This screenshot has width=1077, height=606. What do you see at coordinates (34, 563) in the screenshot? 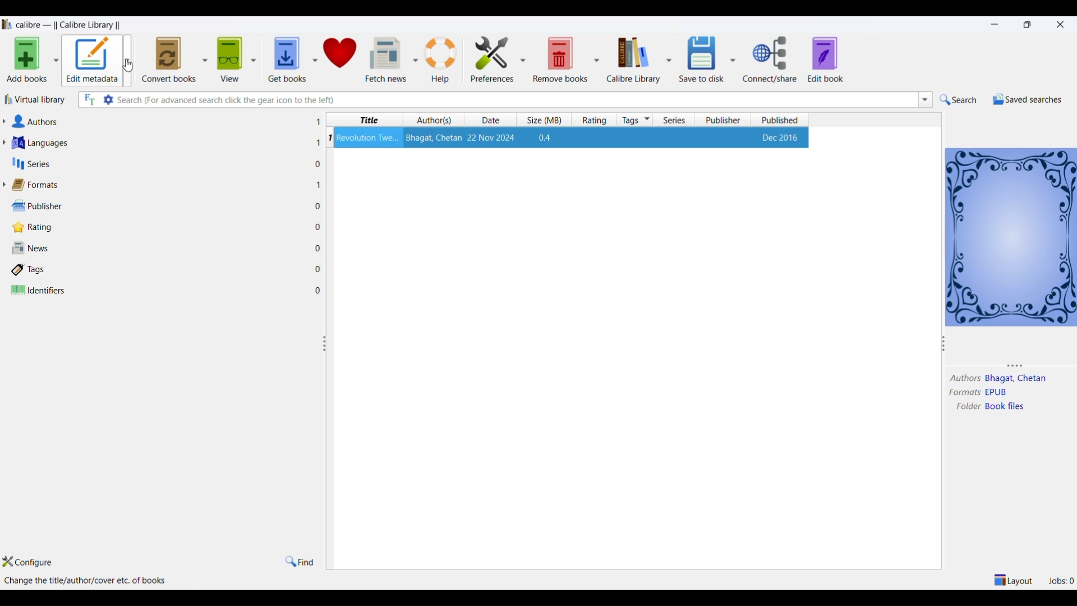
I see `configure` at bounding box center [34, 563].